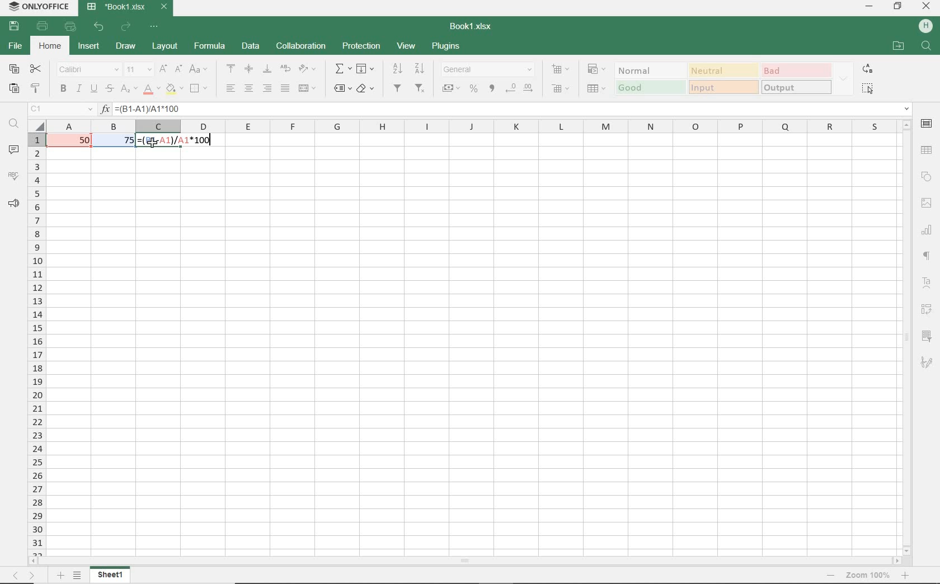  What do you see at coordinates (72, 28) in the screenshot?
I see `quick print` at bounding box center [72, 28].